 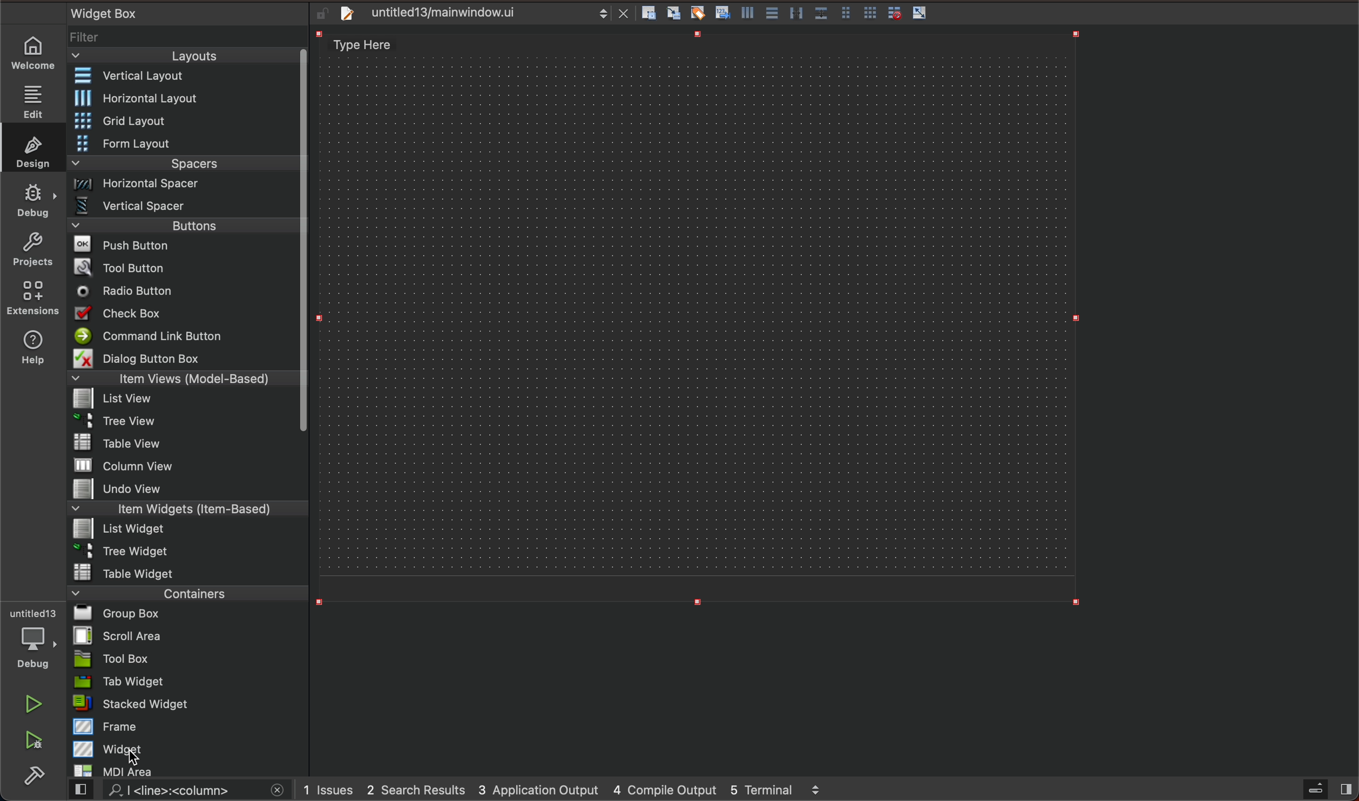 What do you see at coordinates (188, 749) in the screenshot?
I see `widget` at bounding box center [188, 749].